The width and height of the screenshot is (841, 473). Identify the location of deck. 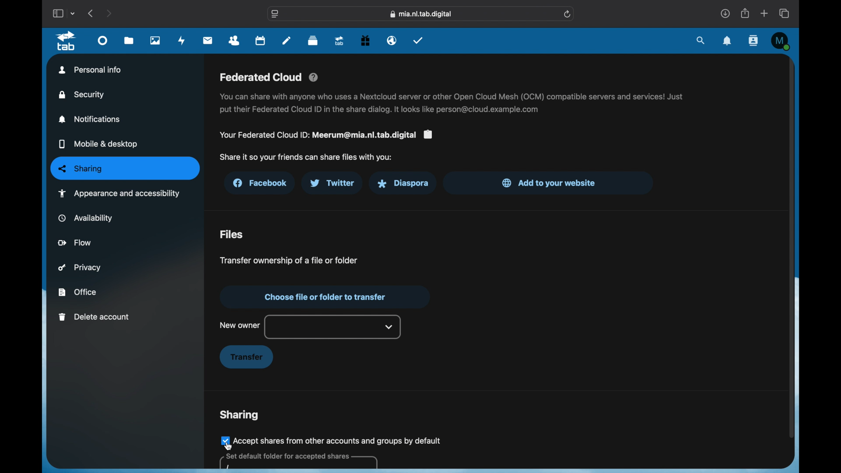
(313, 41).